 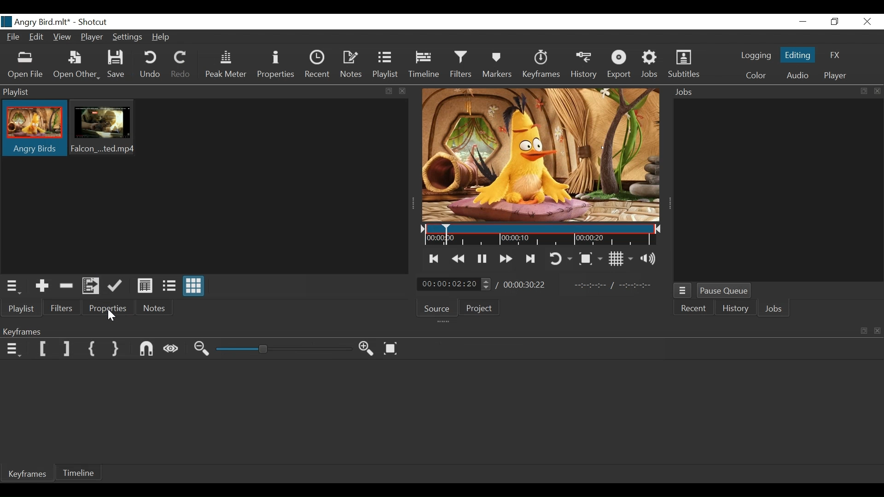 What do you see at coordinates (754, 57) in the screenshot?
I see `logging` at bounding box center [754, 57].